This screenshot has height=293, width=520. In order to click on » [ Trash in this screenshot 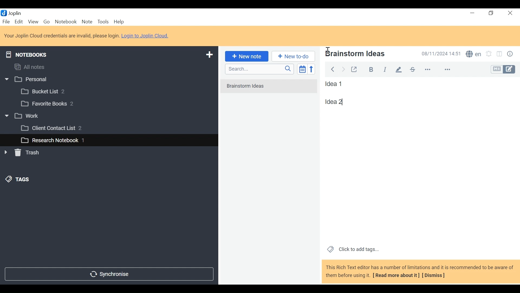, I will do `click(28, 152)`.